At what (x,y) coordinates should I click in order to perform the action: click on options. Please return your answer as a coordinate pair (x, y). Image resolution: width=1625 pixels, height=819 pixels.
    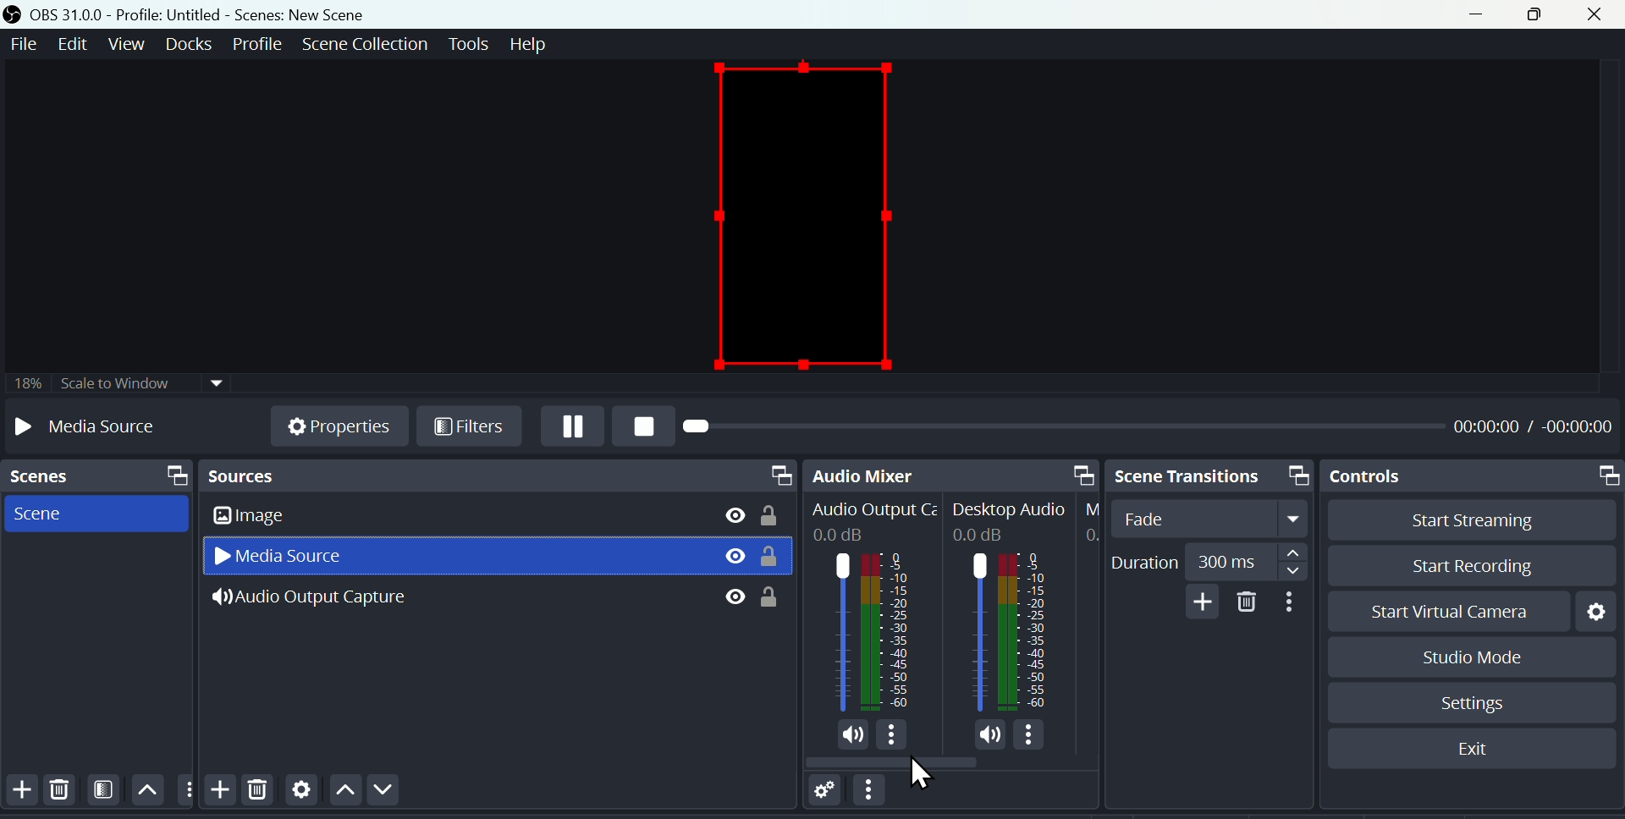
    Looking at the image, I should click on (185, 789).